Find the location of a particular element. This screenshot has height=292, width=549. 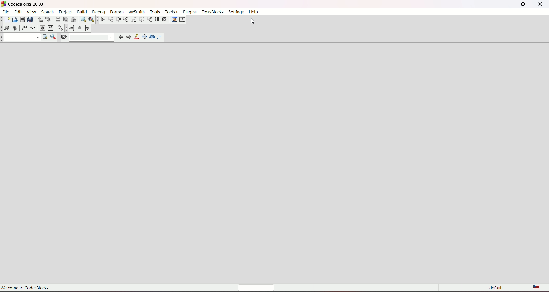

tools is located at coordinates (155, 12).